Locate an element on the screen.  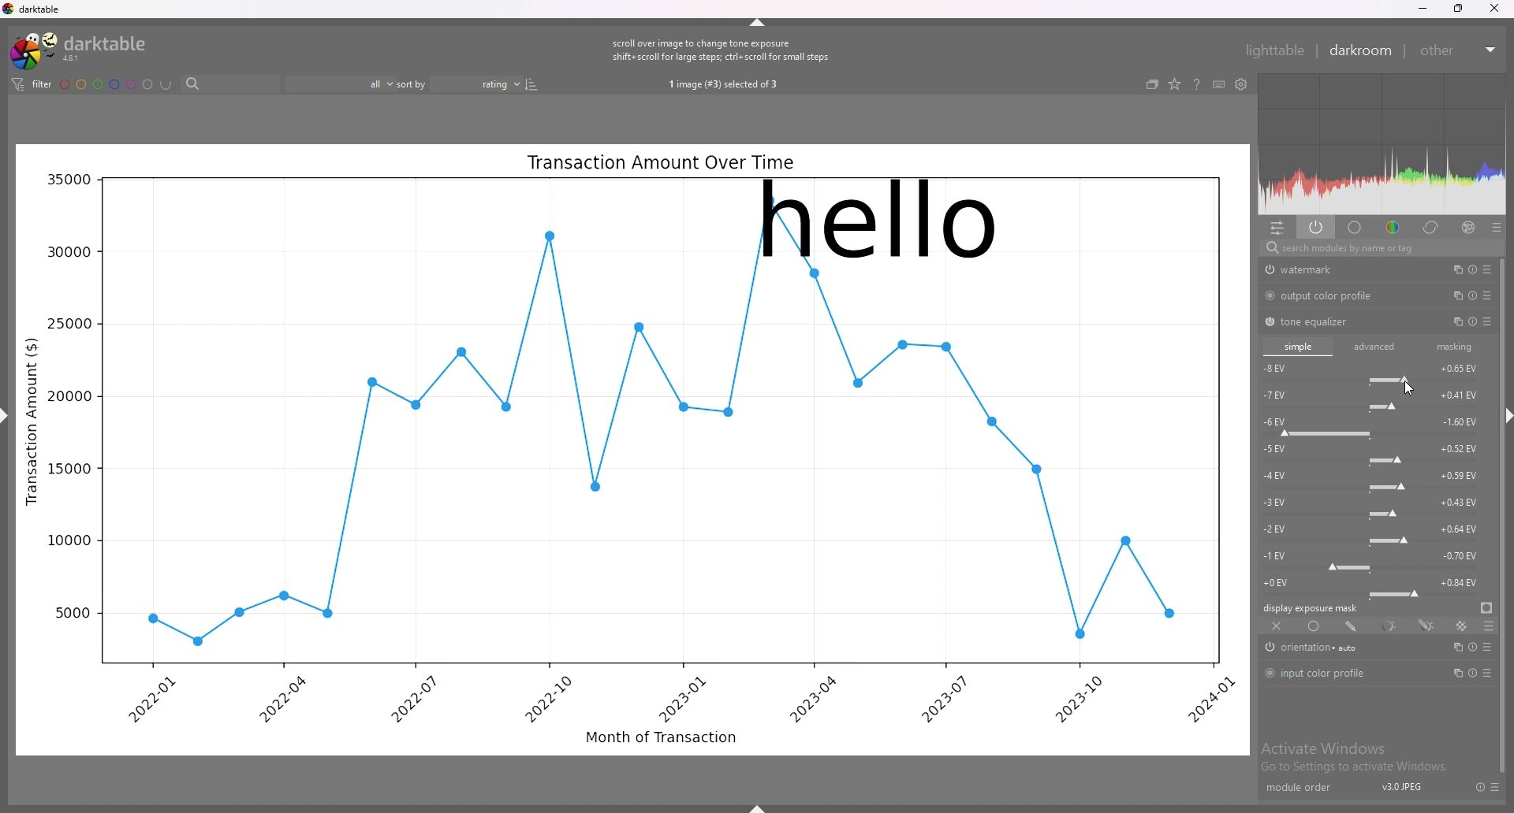
orientation is located at coordinates (1322, 648).